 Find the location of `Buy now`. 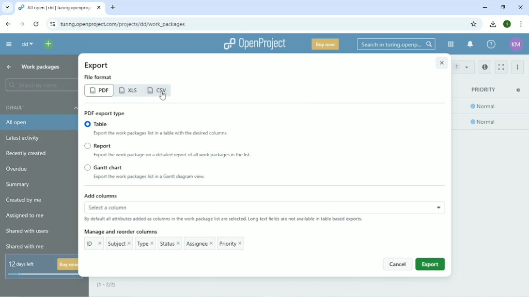

Buy now is located at coordinates (326, 44).